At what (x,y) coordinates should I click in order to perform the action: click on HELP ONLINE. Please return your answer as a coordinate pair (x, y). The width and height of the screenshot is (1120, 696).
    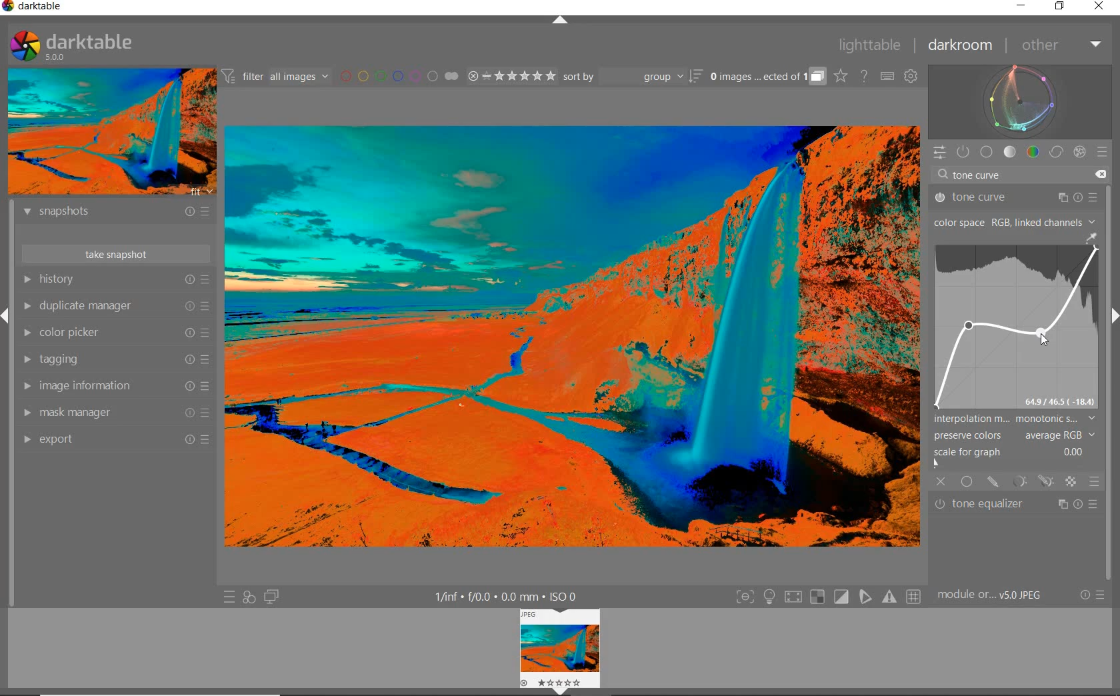
    Looking at the image, I should click on (864, 76).